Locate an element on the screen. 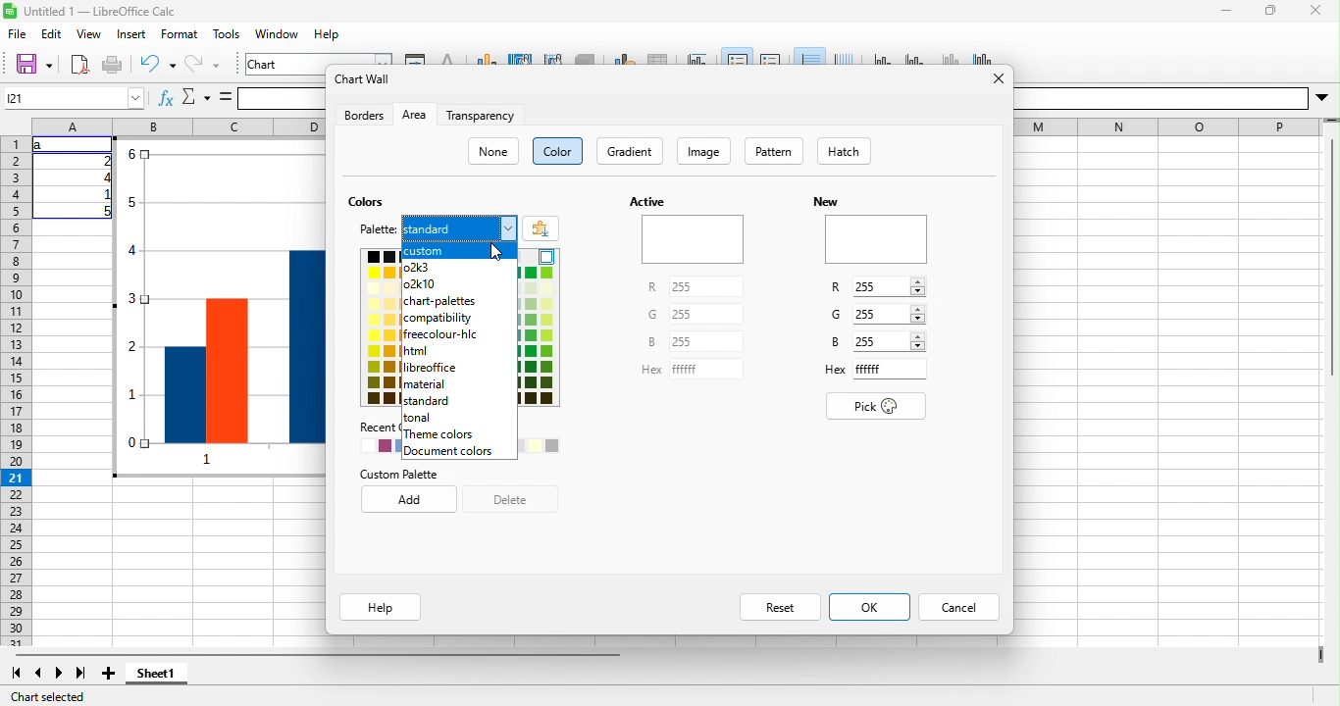  1 is located at coordinates (104, 194).